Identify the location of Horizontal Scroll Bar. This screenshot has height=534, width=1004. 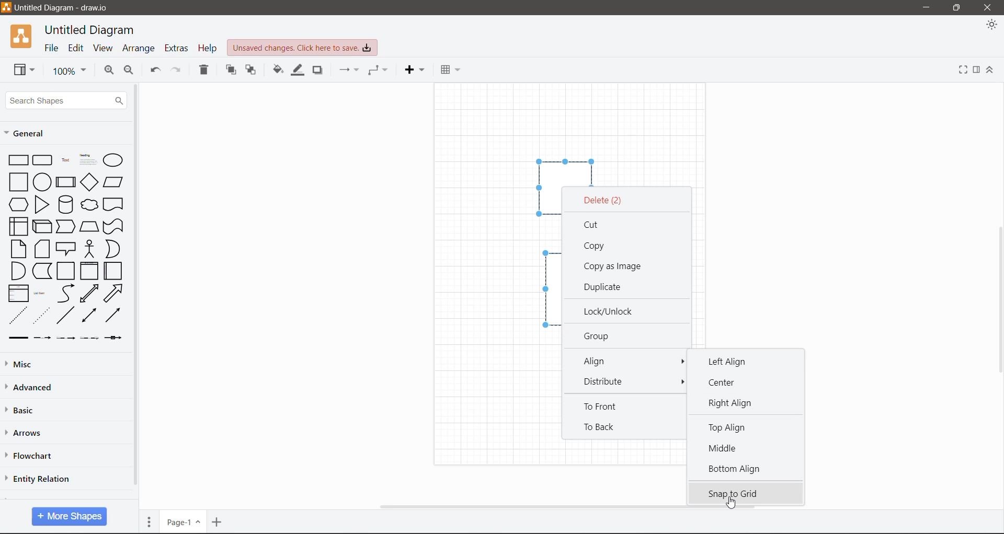
(572, 507).